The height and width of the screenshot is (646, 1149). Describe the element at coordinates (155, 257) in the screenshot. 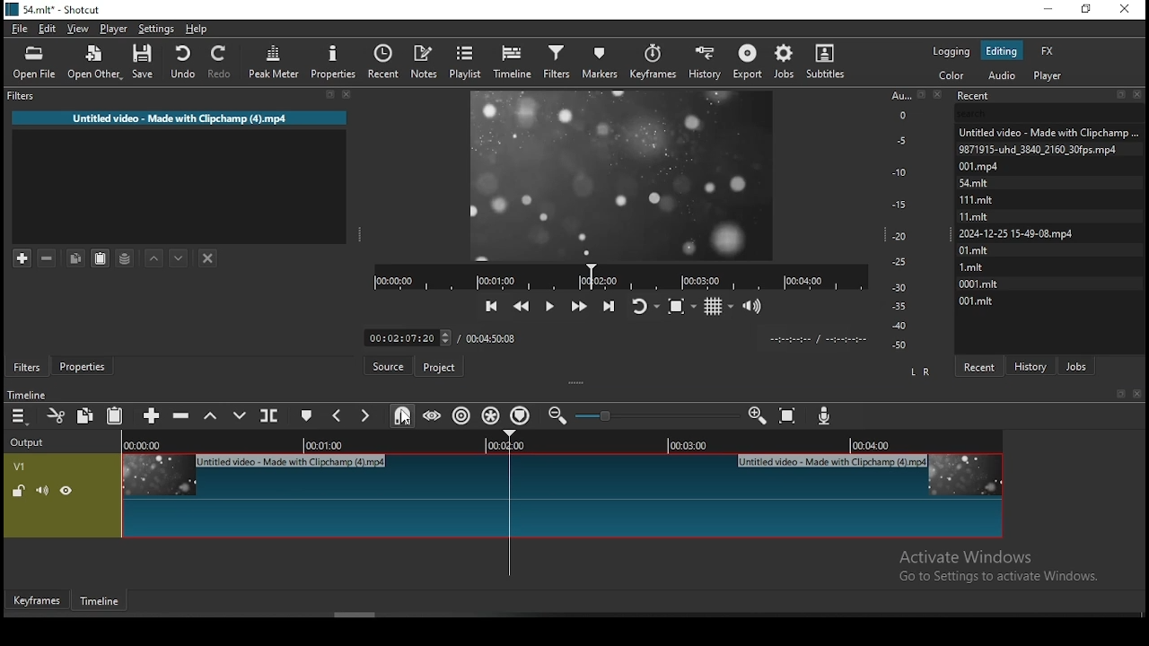

I see `move filter up` at that location.